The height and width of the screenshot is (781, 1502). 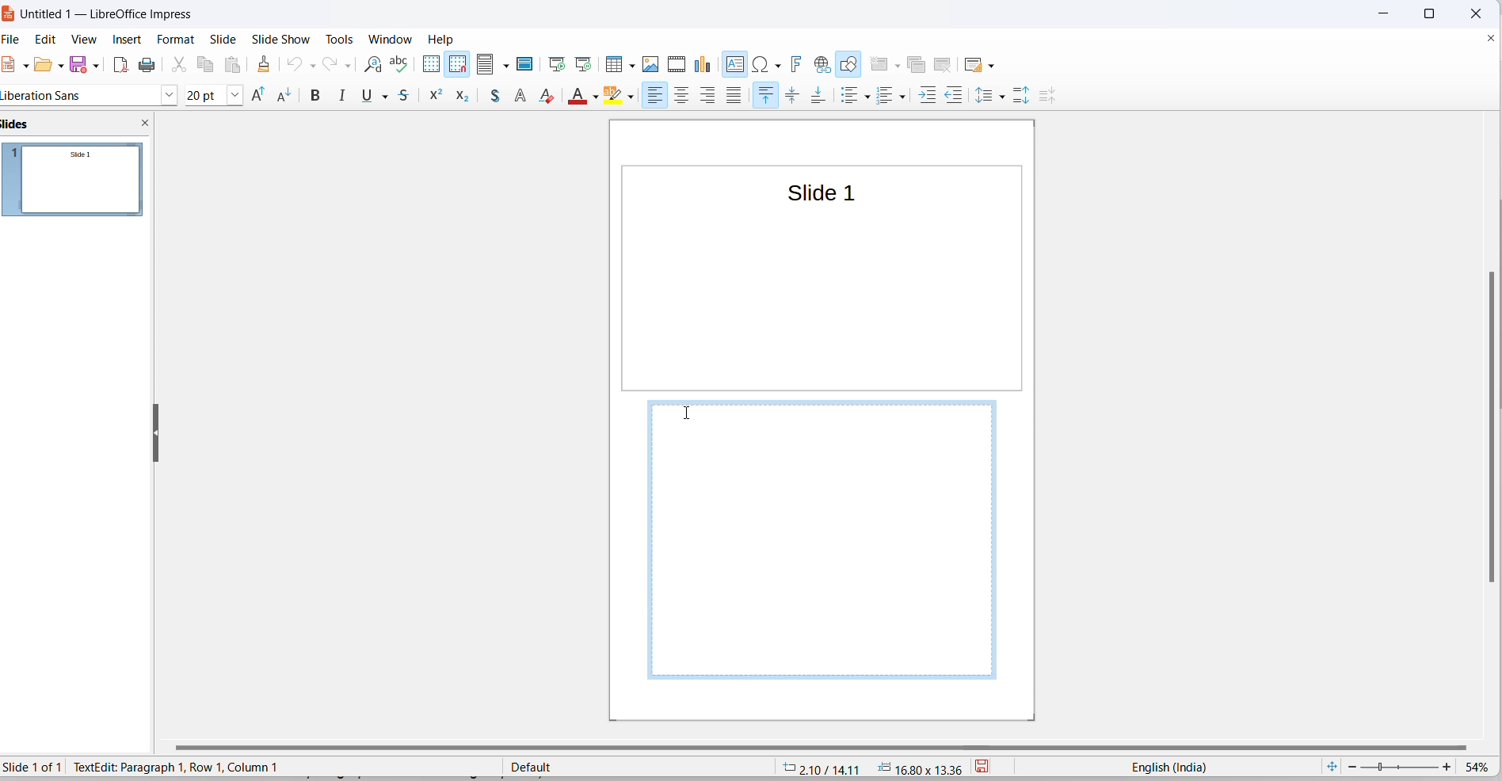 I want to click on zoom percentage, so click(x=1481, y=767).